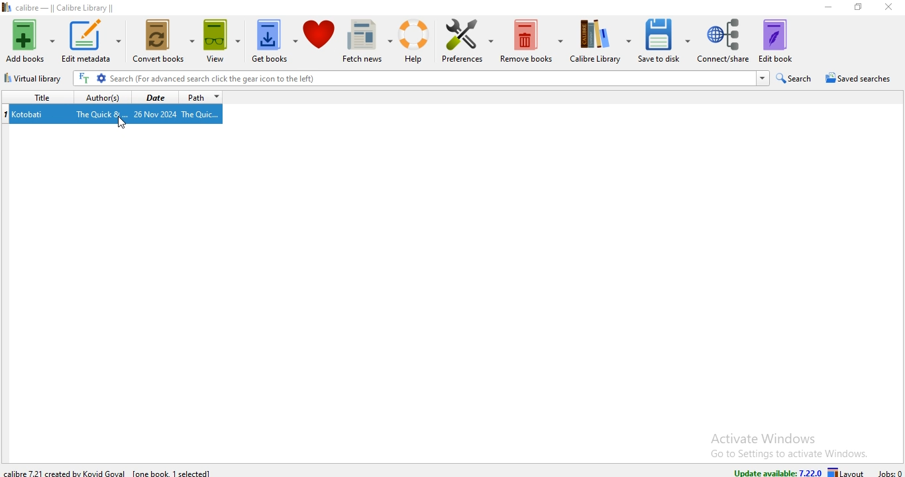 The width and height of the screenshot is (905, 477). I want to click on search, so click(794, 77).